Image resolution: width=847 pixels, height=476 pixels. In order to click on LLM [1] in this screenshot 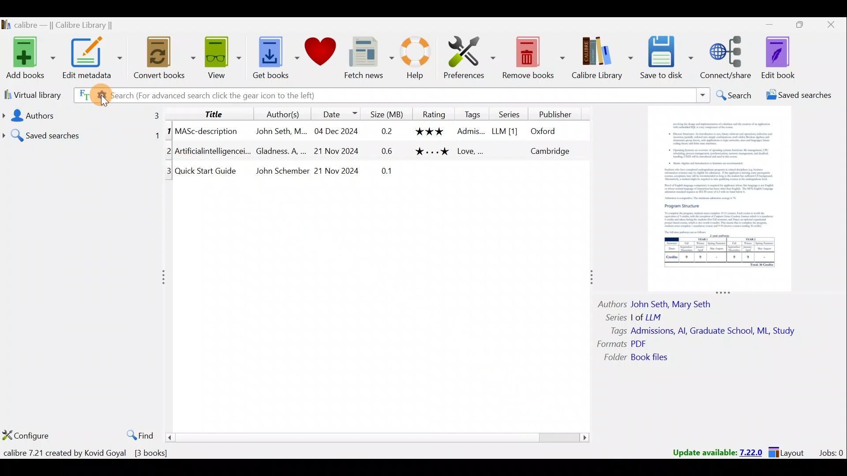, I will do `click(504, 133)`.